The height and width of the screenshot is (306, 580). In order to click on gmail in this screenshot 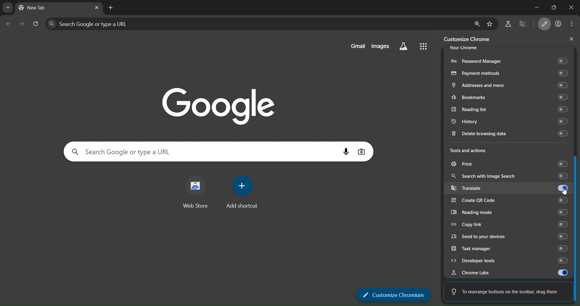, I will do `click(356, 46)`.